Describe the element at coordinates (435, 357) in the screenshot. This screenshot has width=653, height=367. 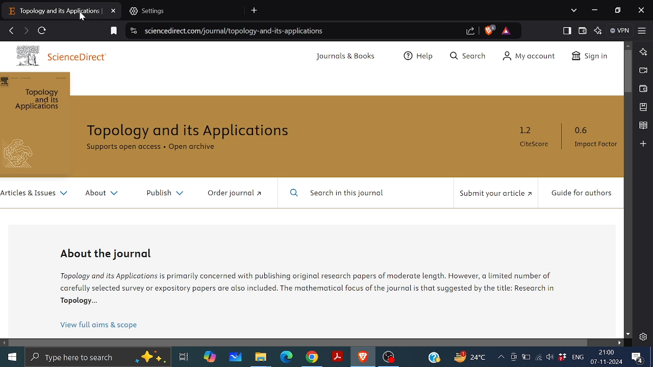
I see `Help` at that location.